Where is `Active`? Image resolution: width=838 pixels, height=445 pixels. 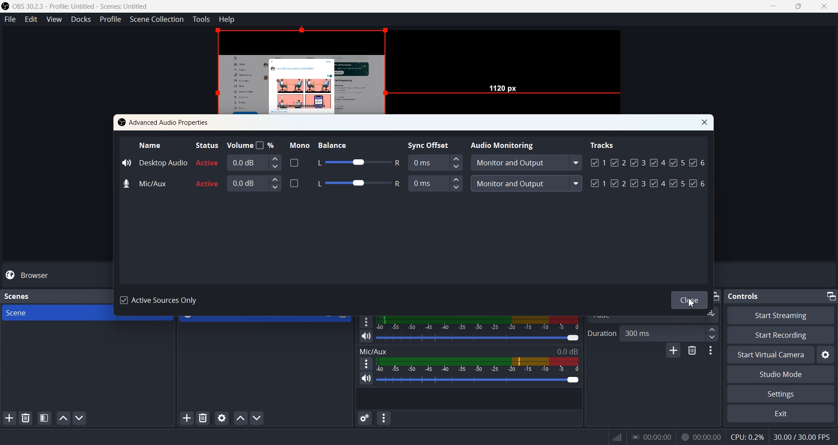
Active is located at coordinates (207, 174).